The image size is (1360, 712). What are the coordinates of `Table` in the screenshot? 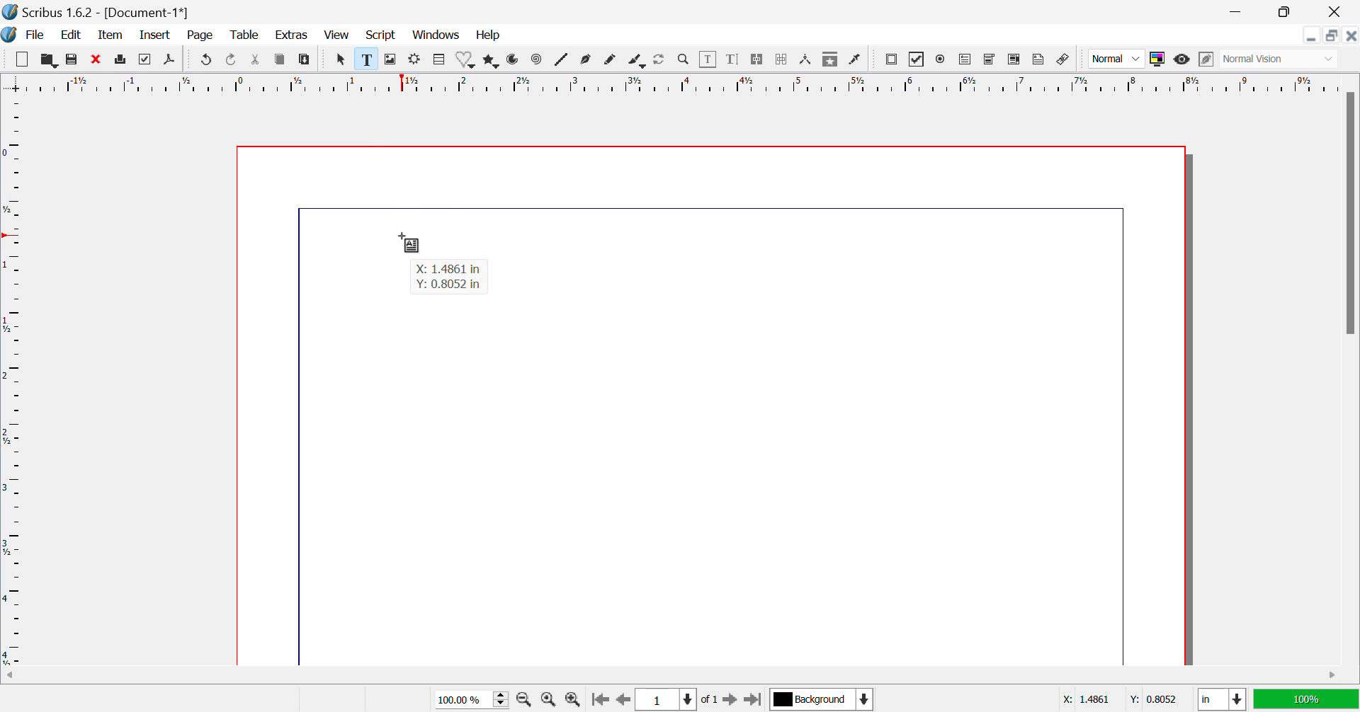 It's located at (245, 37).